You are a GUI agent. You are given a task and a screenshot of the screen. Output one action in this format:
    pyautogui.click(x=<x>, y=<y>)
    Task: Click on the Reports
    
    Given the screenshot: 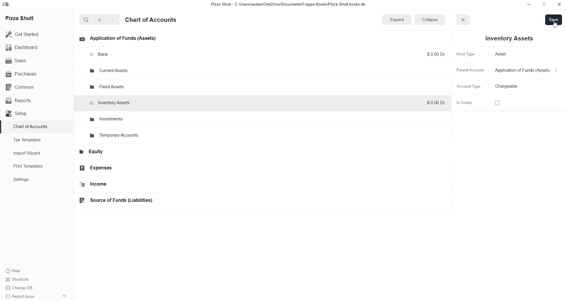 What is the action you would take?
    pyautogui.click(x=26, y=101)
    